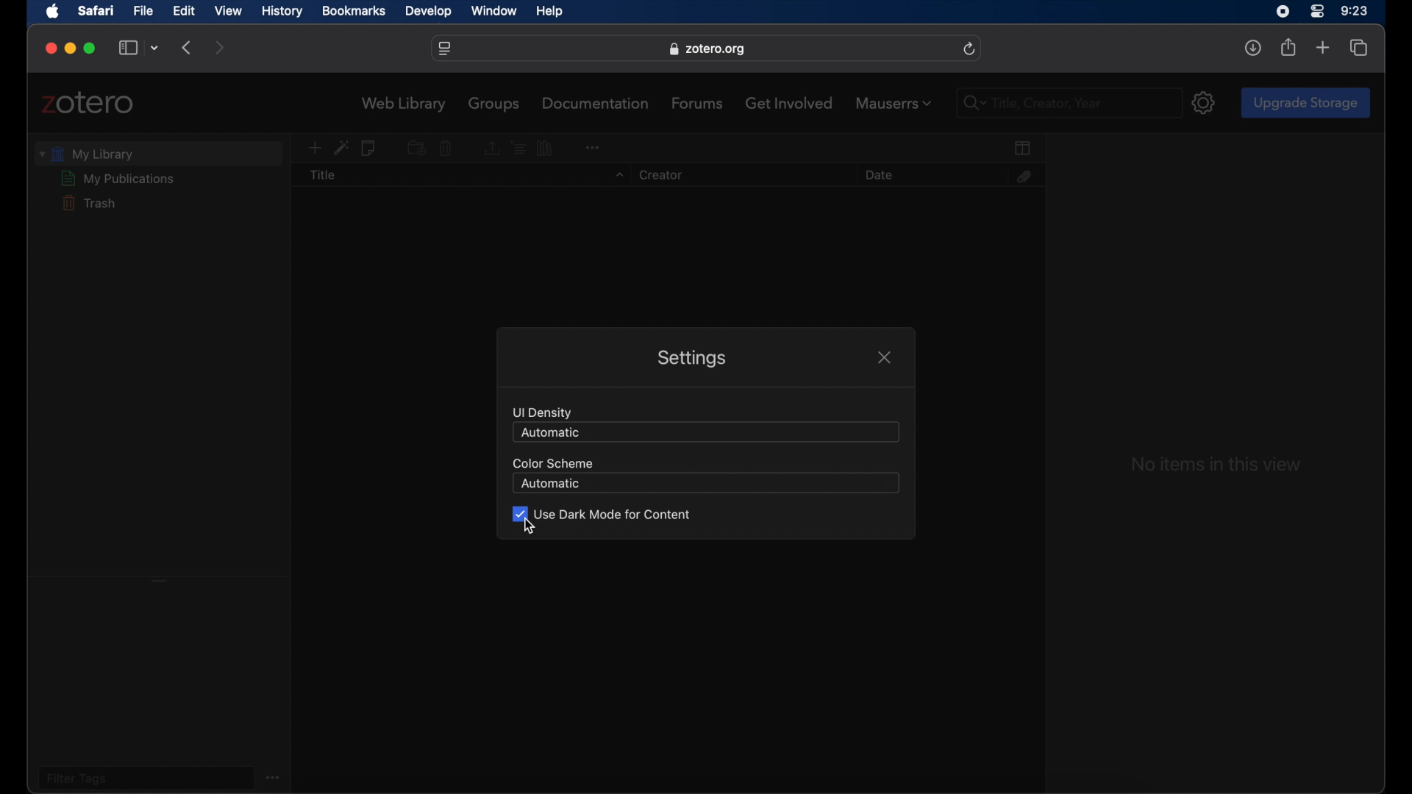 The width and height of the screenshot is (1412, 794). I want to click on show tab overview, so click(1358, 47).